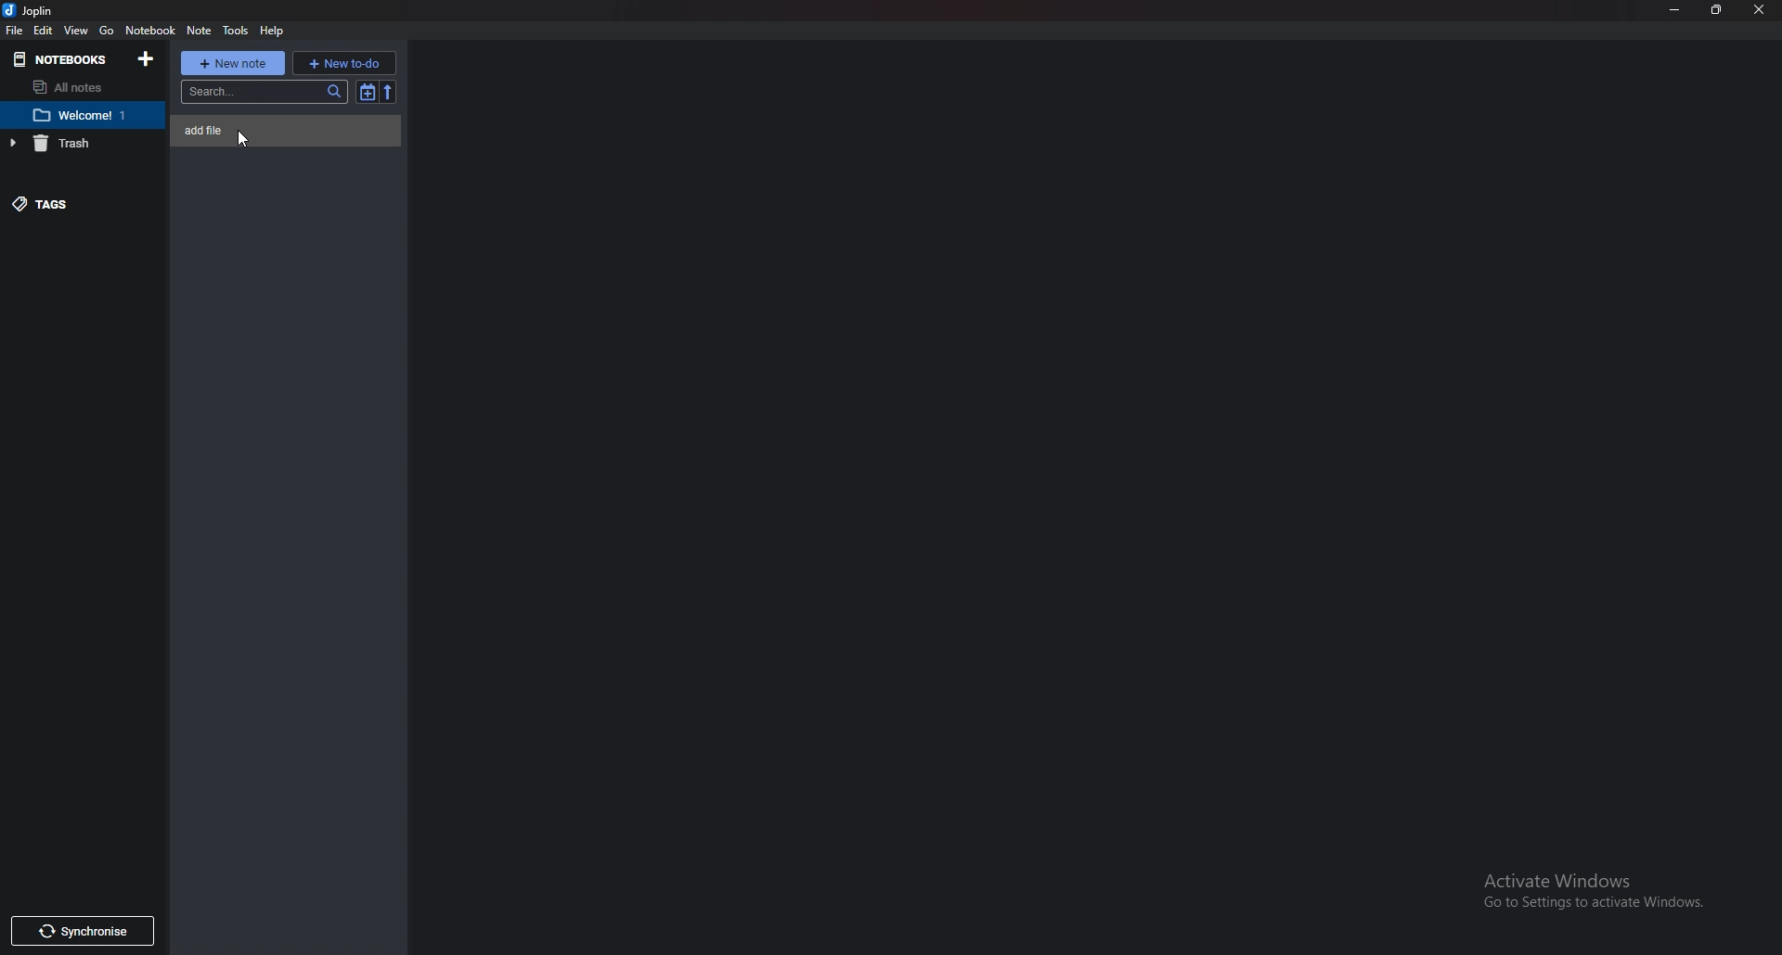 The height and width of the screenshot is (955, 1782). I want to click on Minimize, so click(1676, 9).